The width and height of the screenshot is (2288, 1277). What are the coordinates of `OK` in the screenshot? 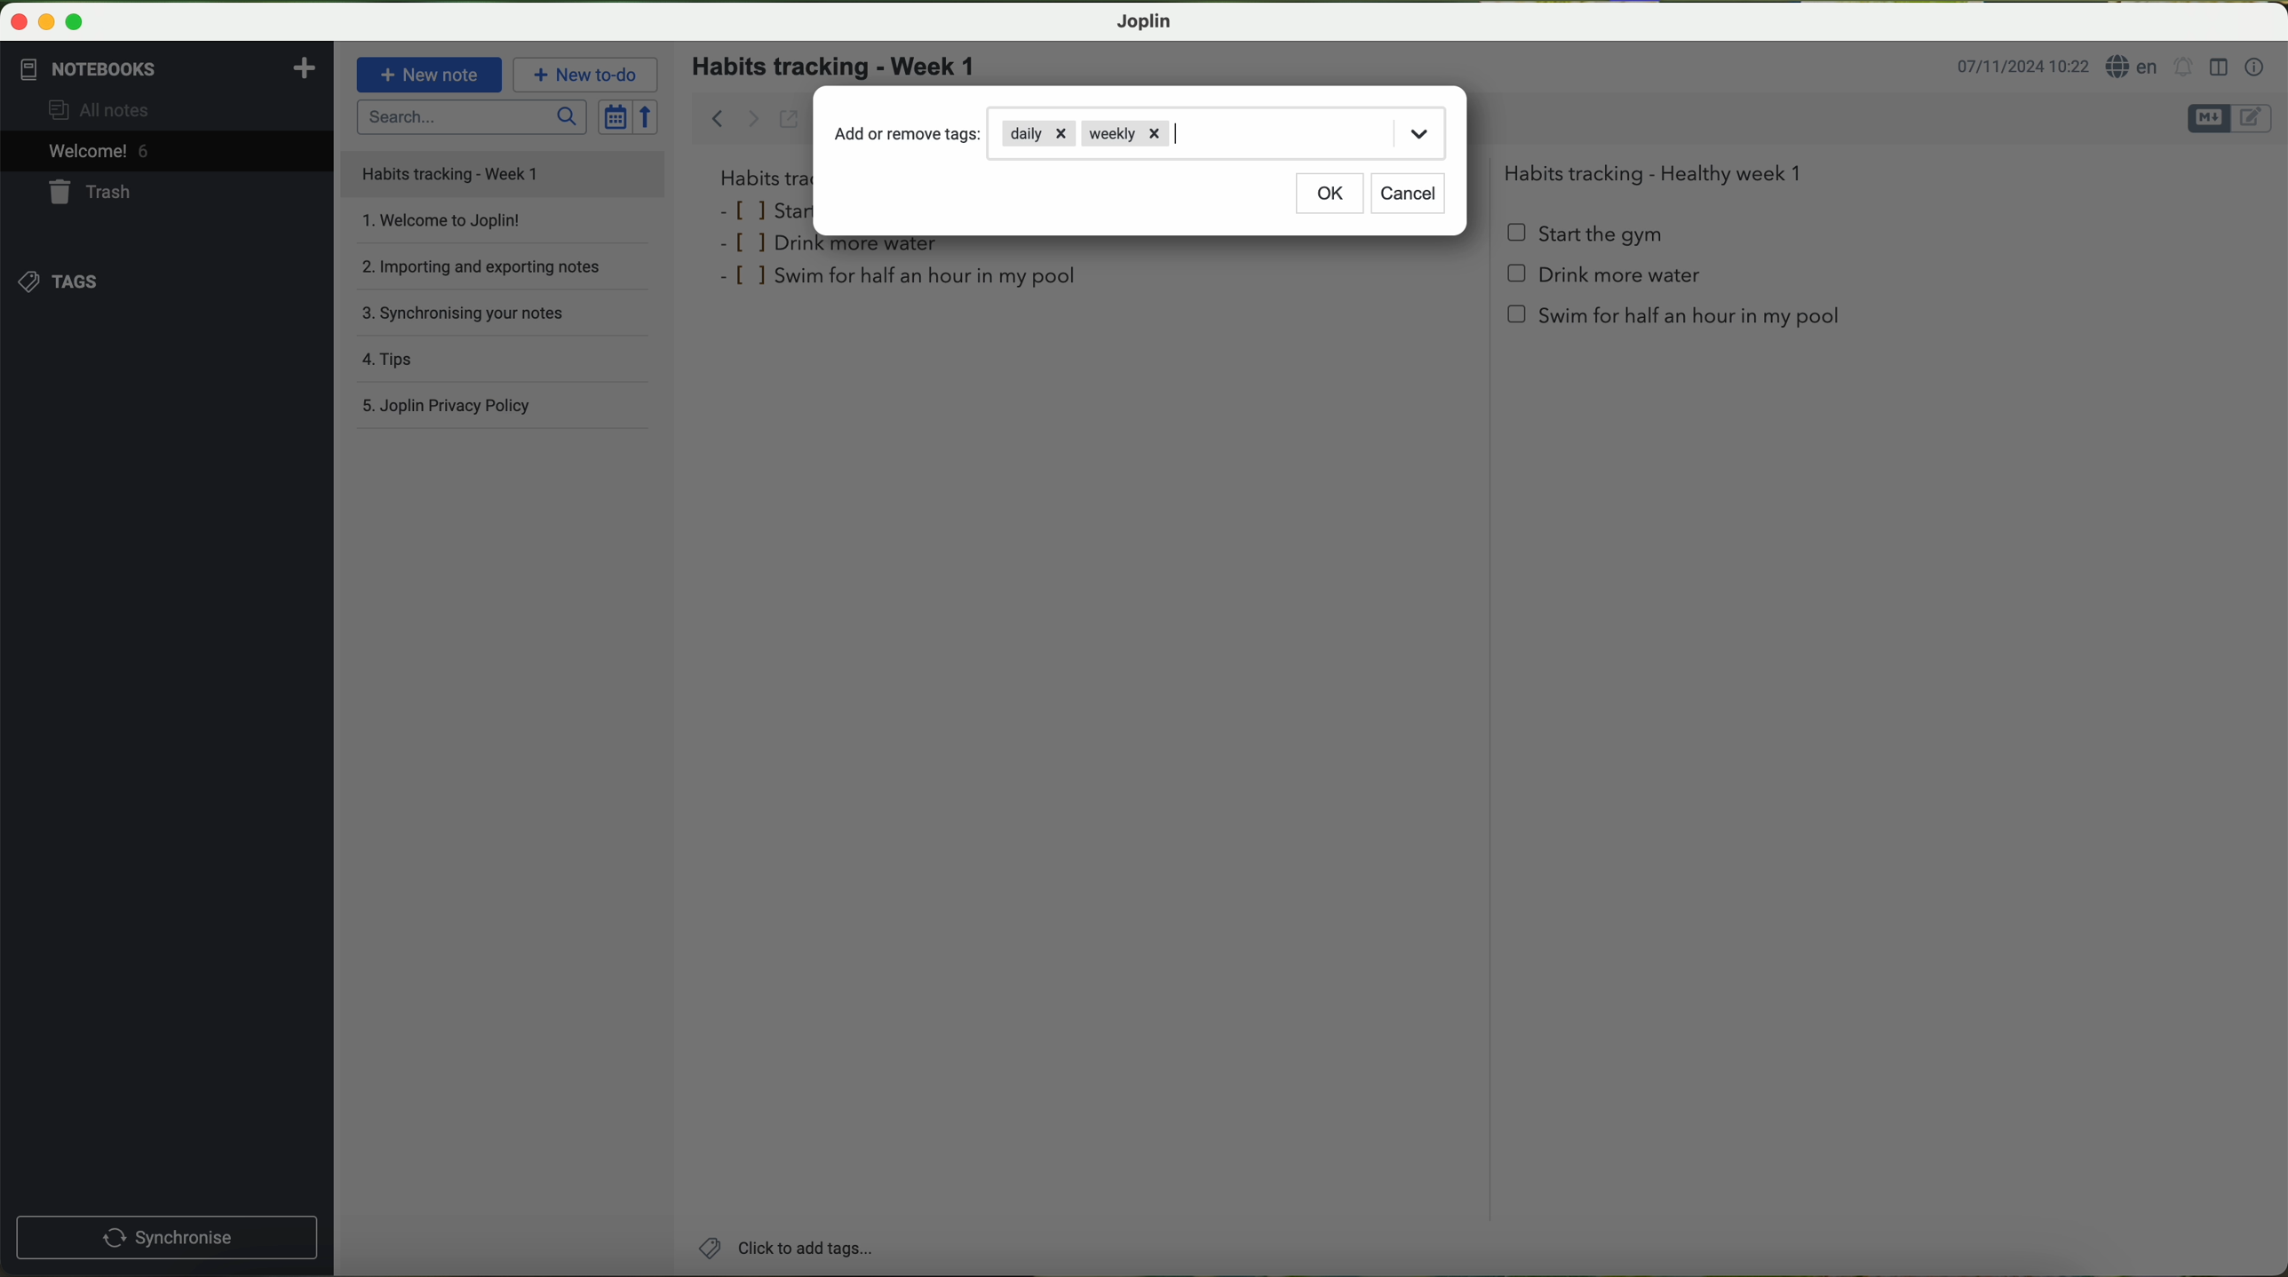 It's located at (1331, 195).